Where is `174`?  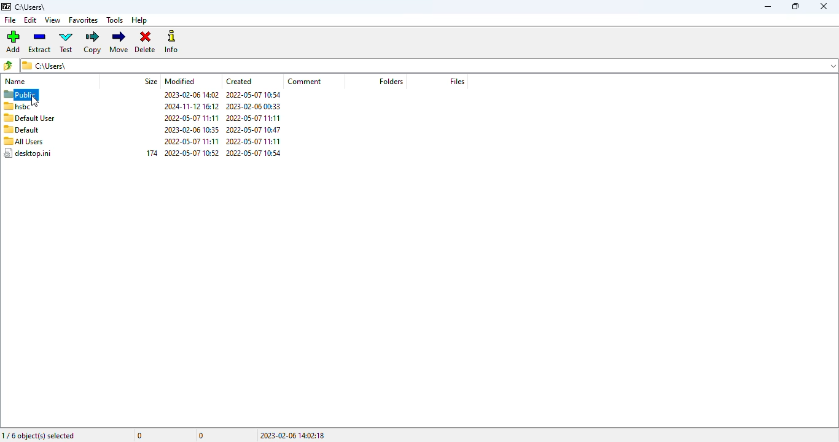
174 is located at coordinates (150, 153).